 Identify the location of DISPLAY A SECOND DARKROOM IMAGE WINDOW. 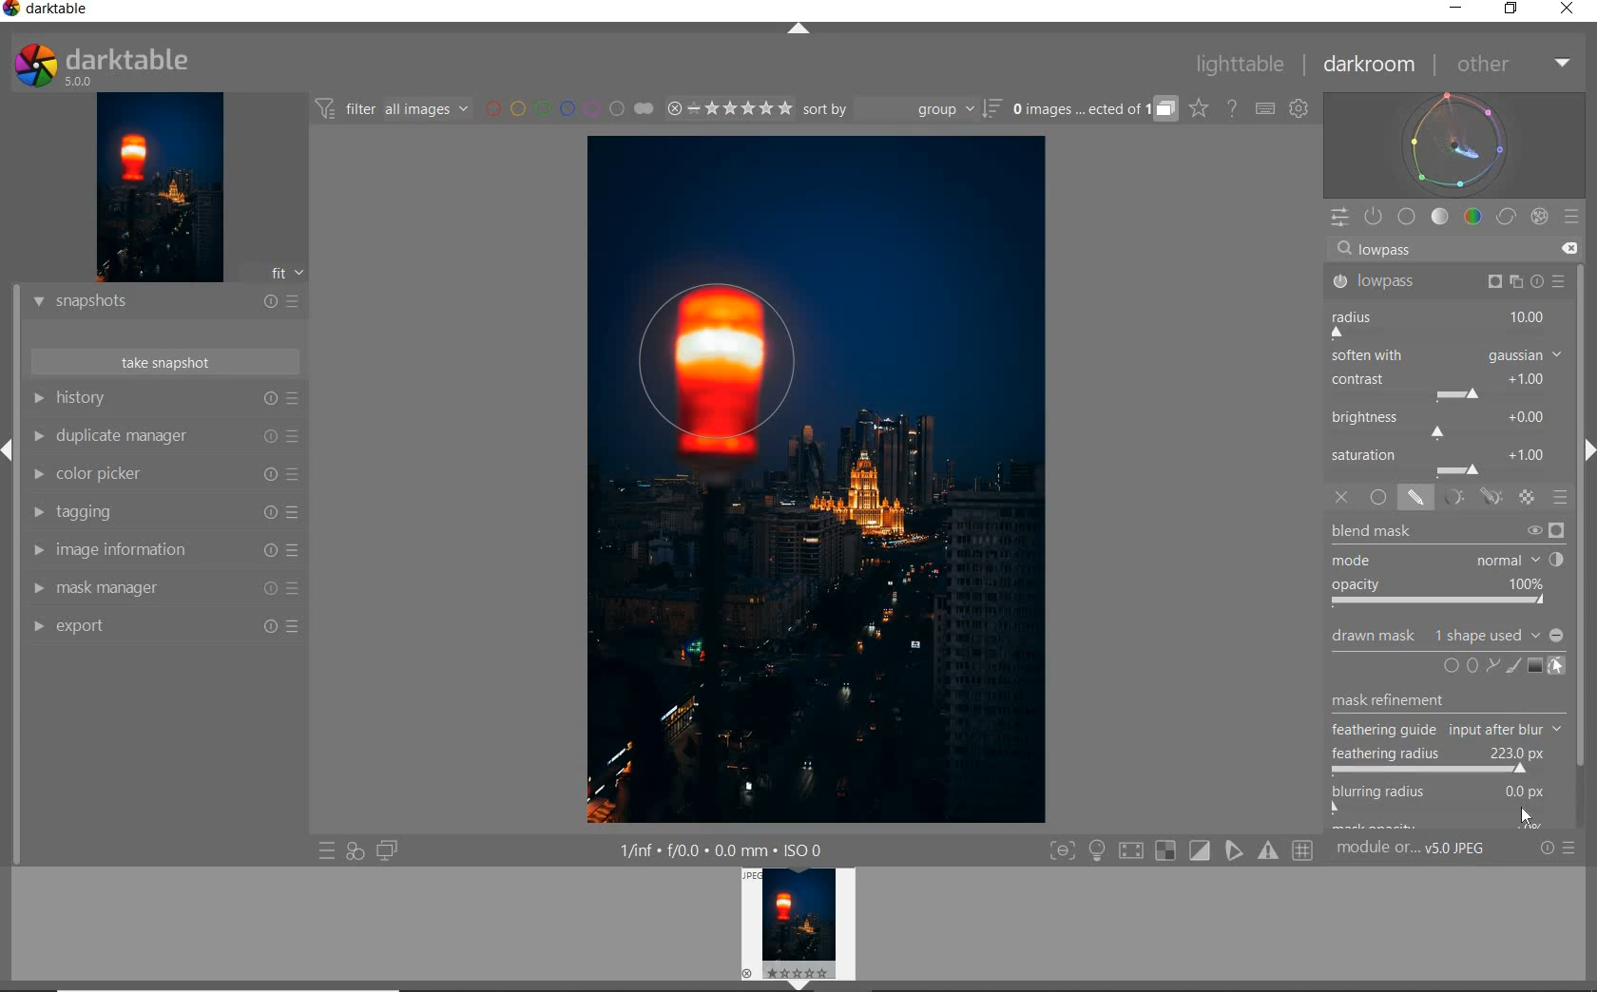
(387, 851).